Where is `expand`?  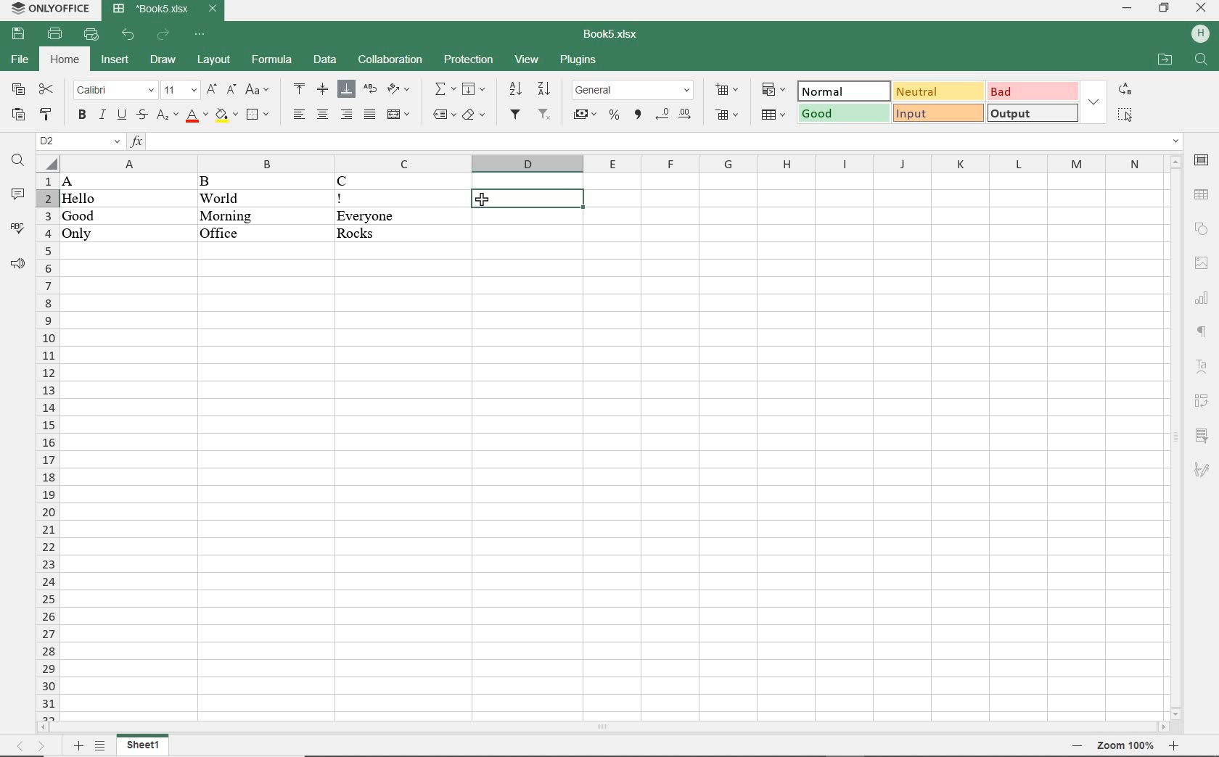
expand is located at coordinates (1095, 101).